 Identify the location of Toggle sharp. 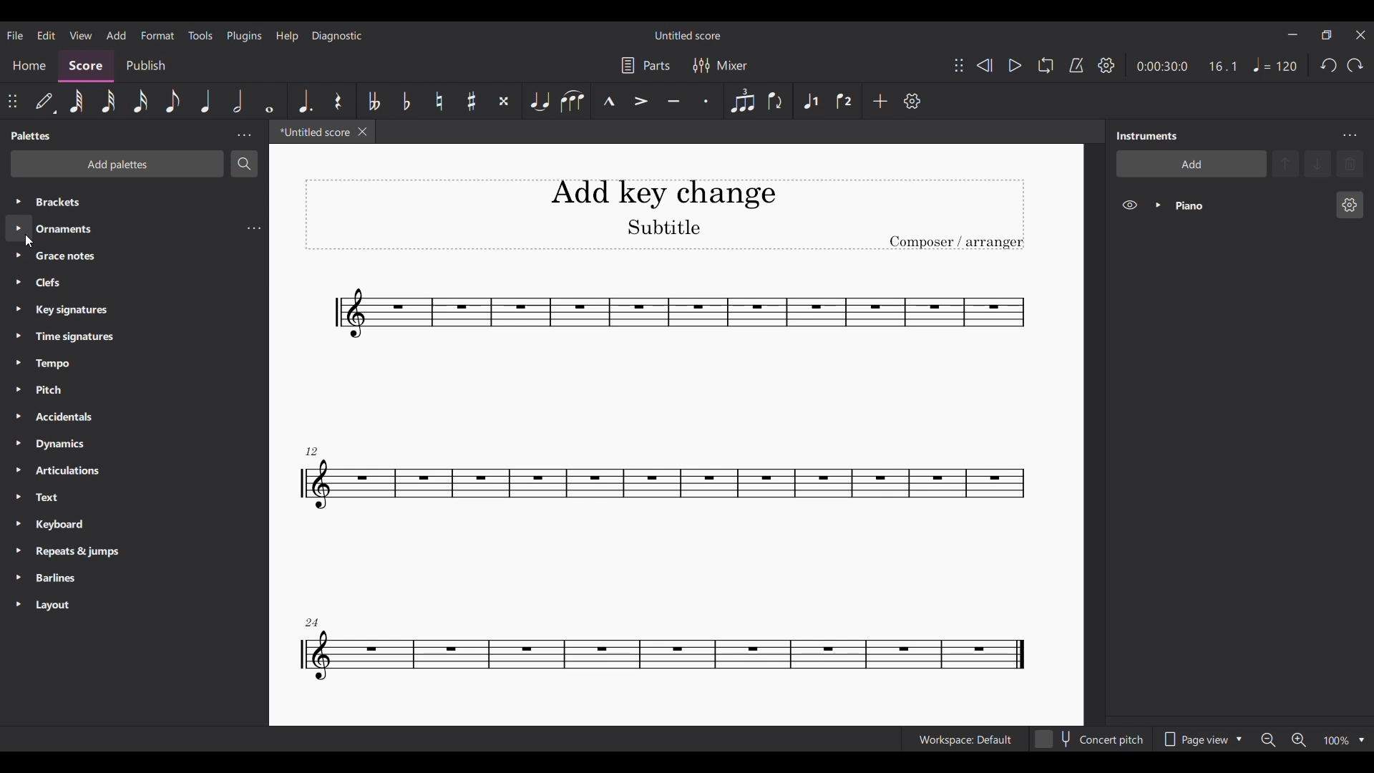
(471, 102).